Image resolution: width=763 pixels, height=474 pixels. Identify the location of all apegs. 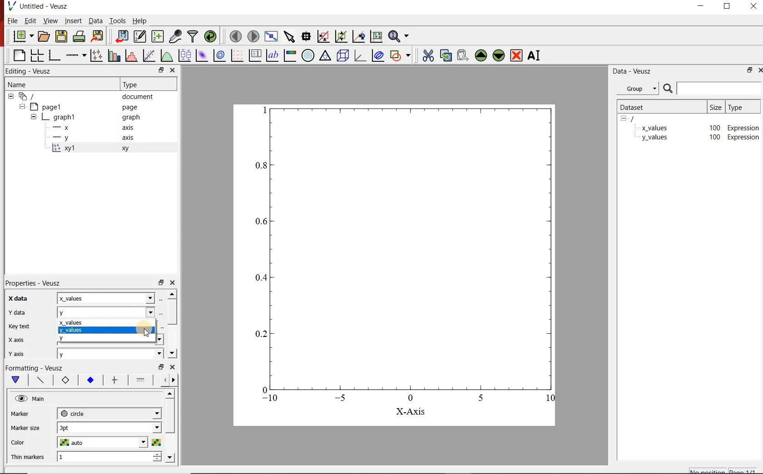
(32, 96).